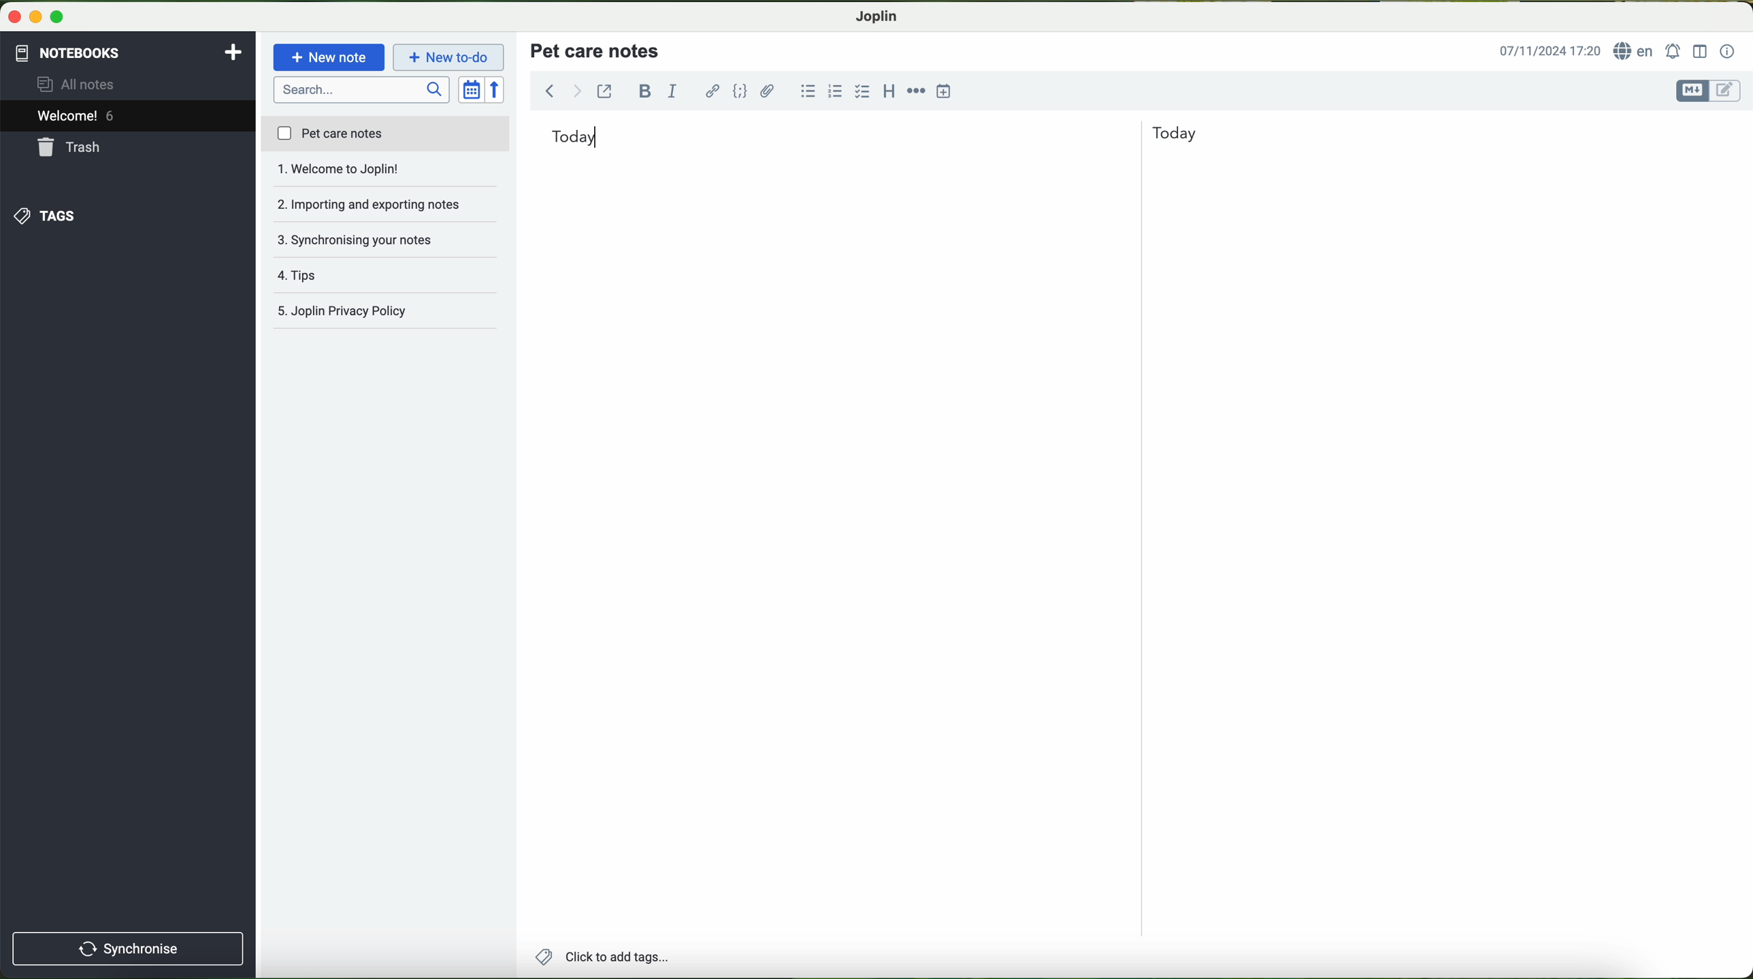 The width and height of the screenshot is (1753, 979). I want to click on cursor on new to-do button , so click(450, 58).